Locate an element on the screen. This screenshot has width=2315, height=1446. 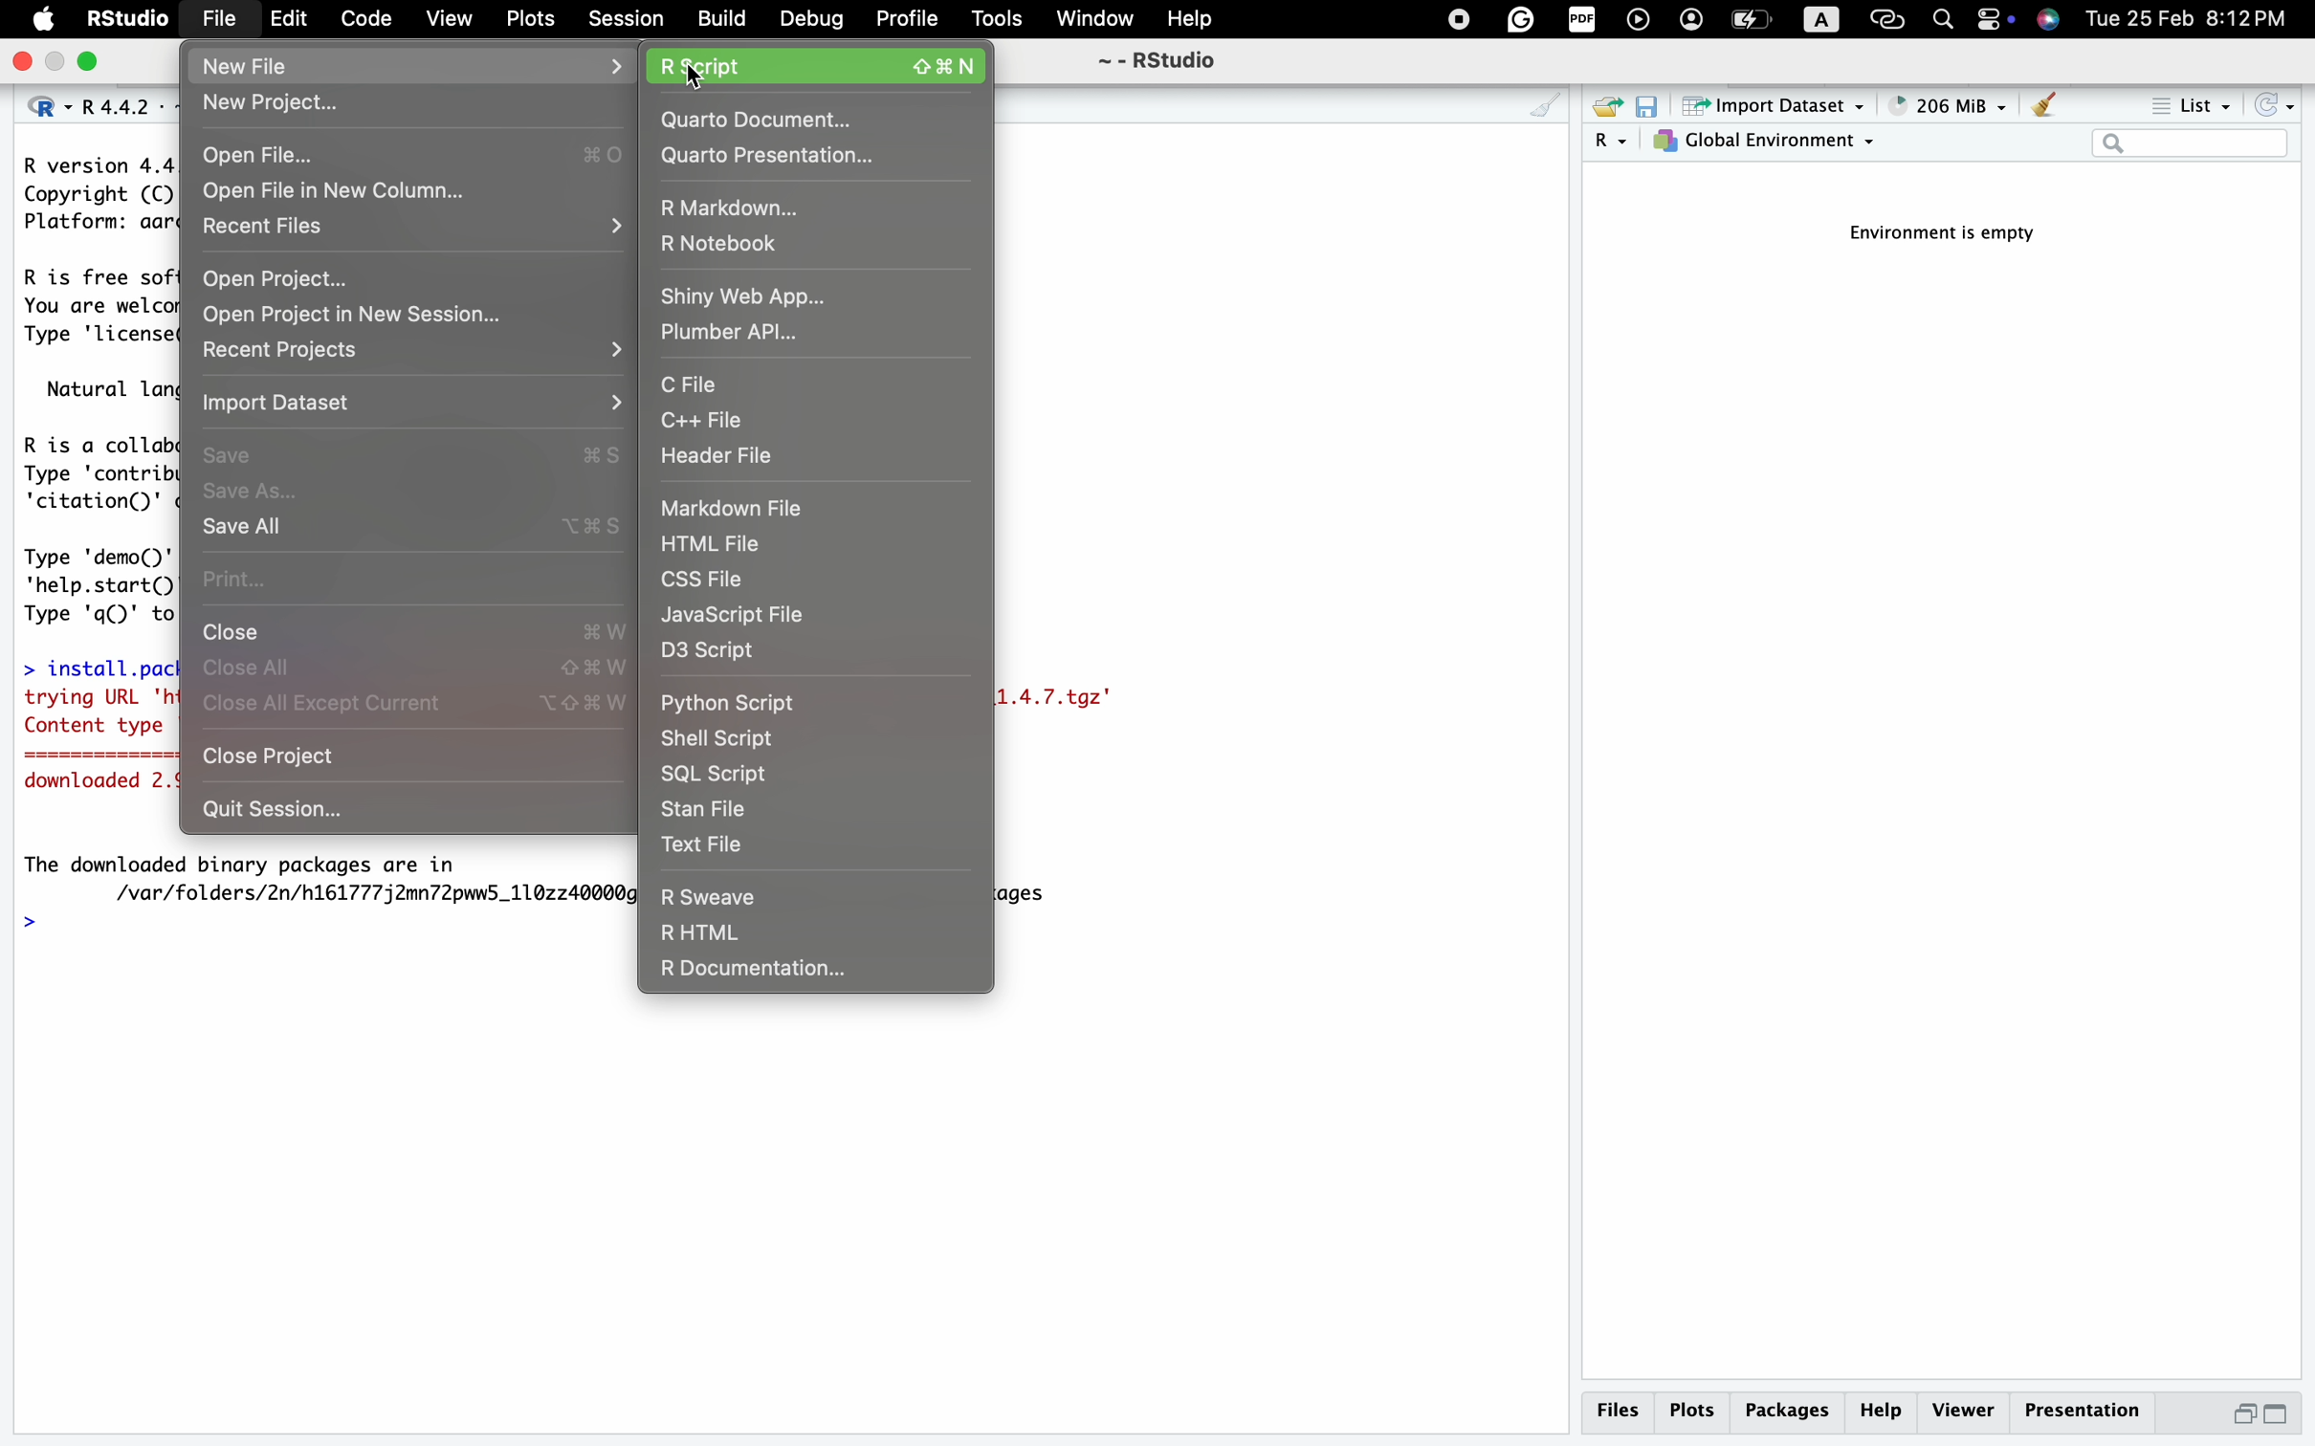
close project is located at coordinates (408, 761).